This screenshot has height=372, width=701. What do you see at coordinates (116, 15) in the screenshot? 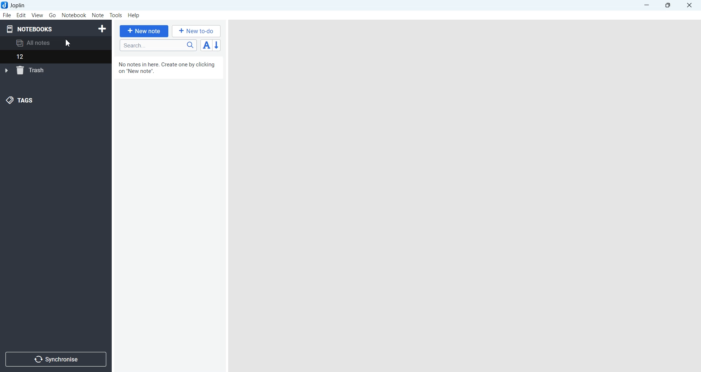
I see `Tools` at bounding box center [116, 15].